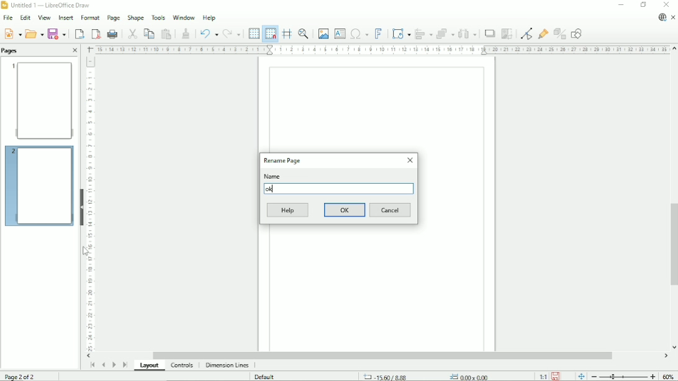 The height and width of the screenshot is (381, 678). I want to click on Insert special character, so click(359, 33).